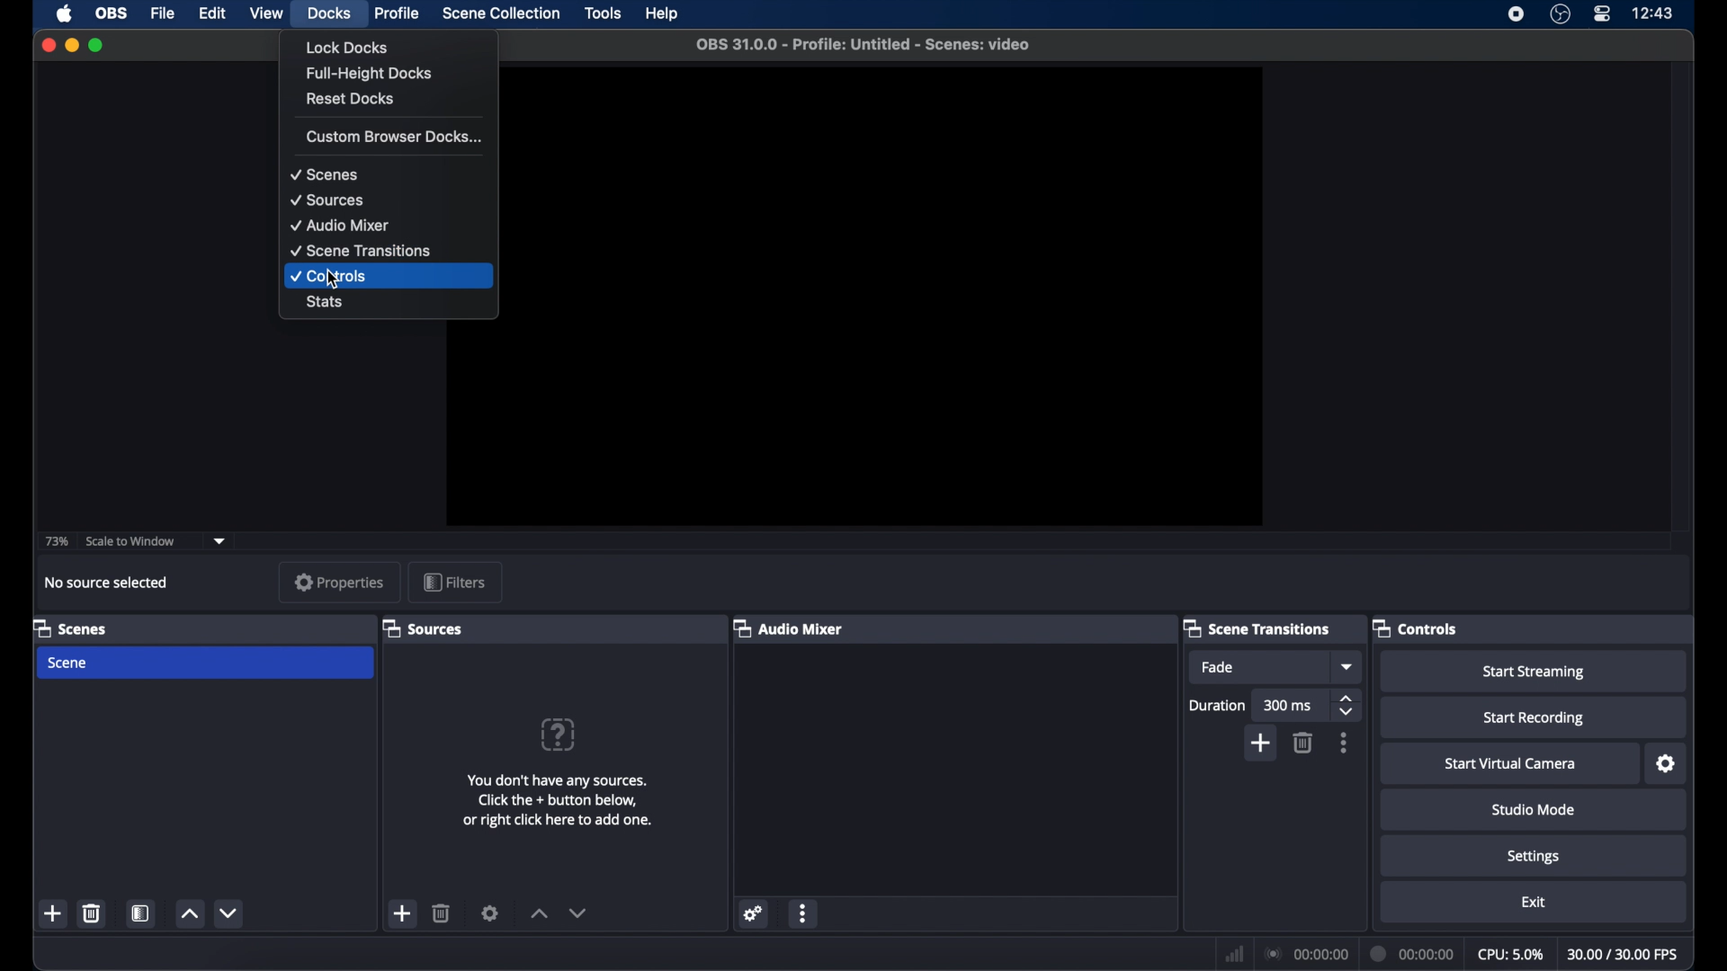 The width and height of the screenshot is (1727, 971). Describe the element at coordinates (660, 13) in the screenshot. I see `help` at that location.